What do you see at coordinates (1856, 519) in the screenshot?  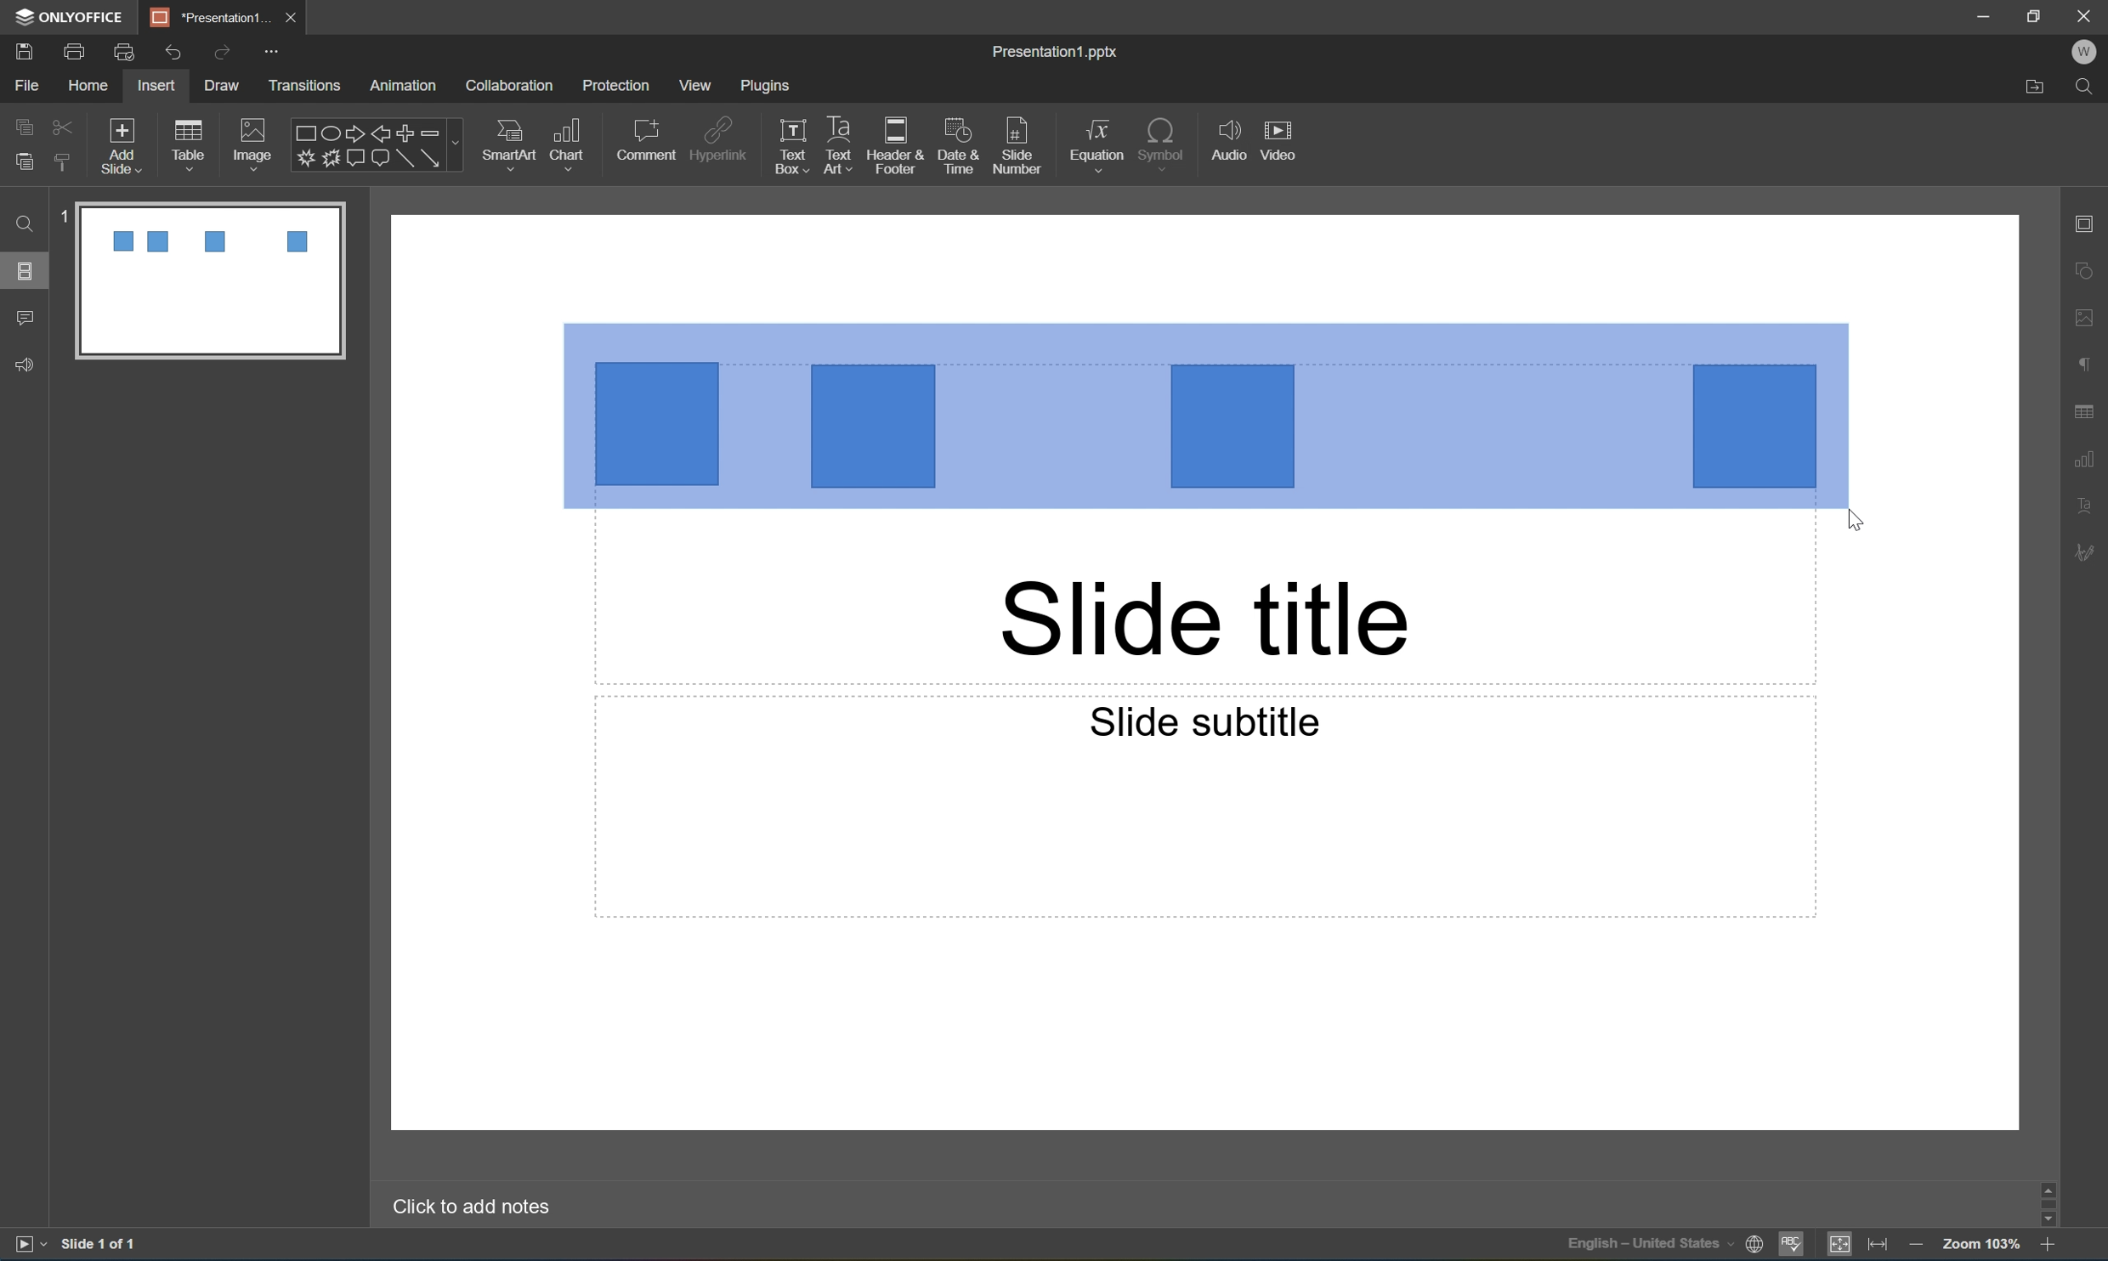 I see `MOUSE_UP Cursor Position` at bounding box center [1856, 519].